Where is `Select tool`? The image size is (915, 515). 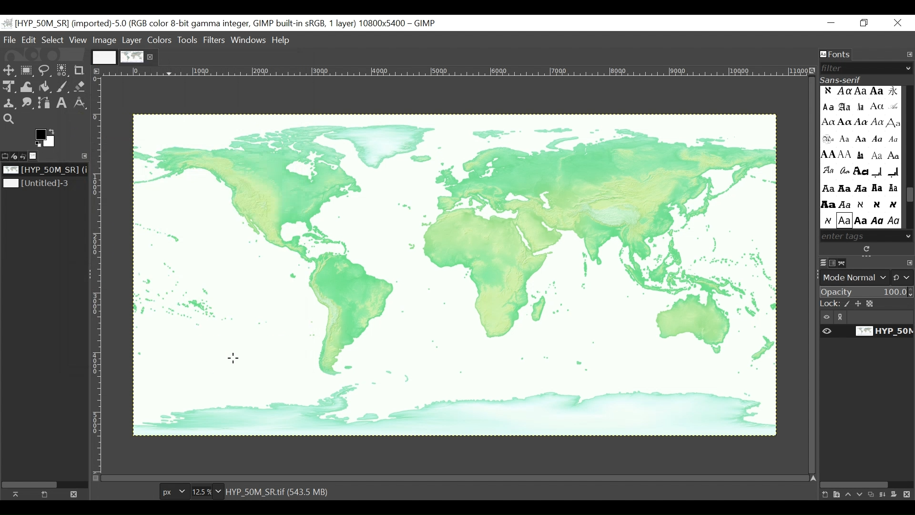 Select tool is located at coordinates (9, 71).